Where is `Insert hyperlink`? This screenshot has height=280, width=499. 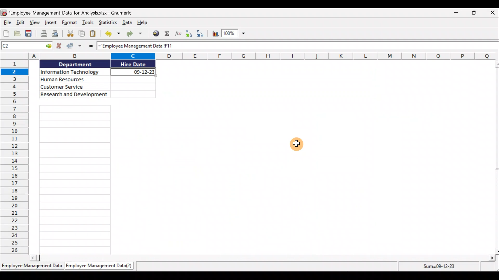
Insert hyperlink is located at coordinates (157, 33).